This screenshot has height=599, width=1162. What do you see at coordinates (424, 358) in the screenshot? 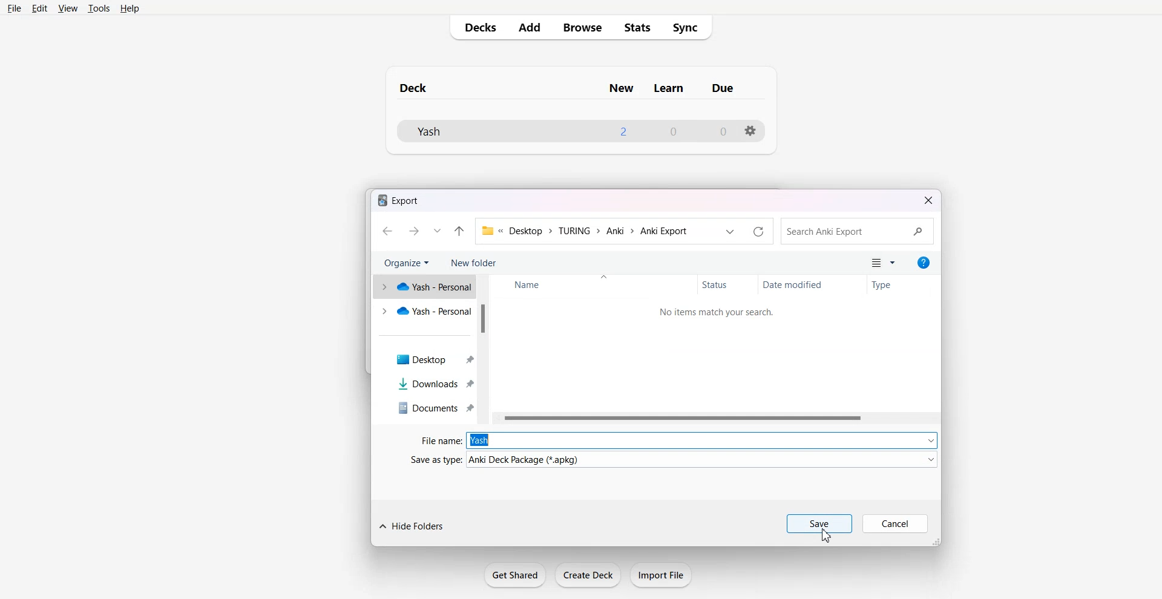
I see `Desktop` at bounding box center [424, 358].